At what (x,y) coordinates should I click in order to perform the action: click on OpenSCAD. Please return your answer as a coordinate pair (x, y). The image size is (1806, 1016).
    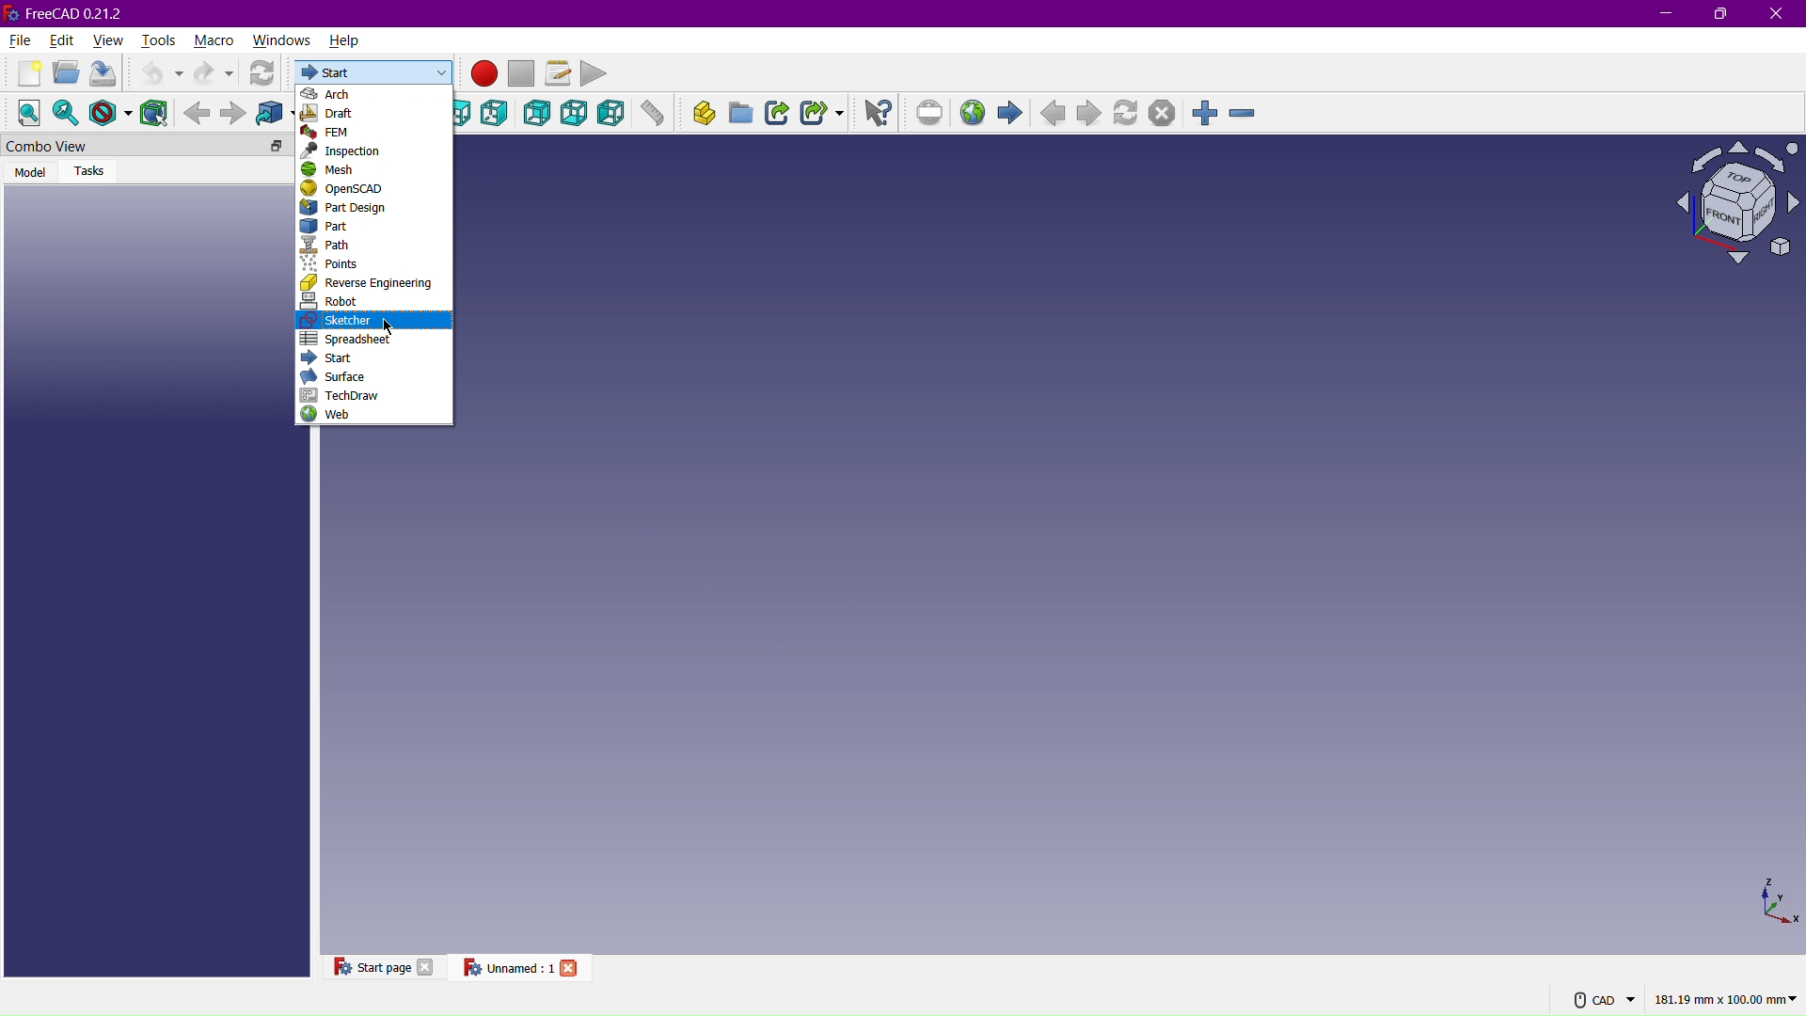
    Looking at the image, I should click on (347, 187).